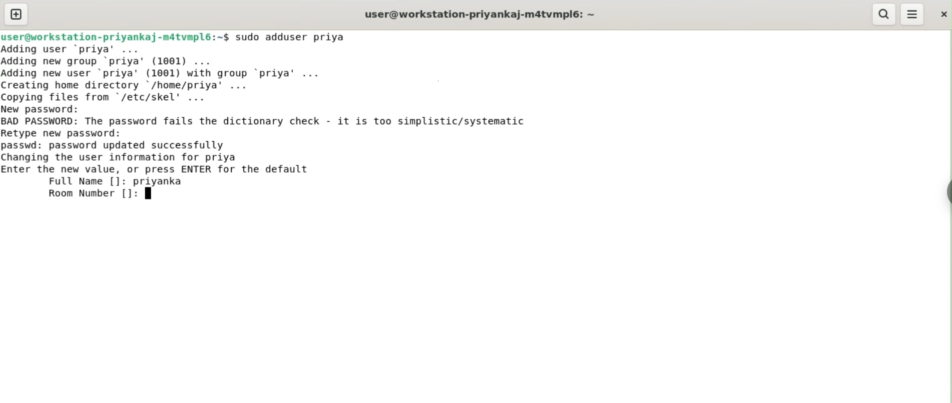 This screenshot has height=403, width=952. I want to click on sudo adduser priya, so click(292, 37).